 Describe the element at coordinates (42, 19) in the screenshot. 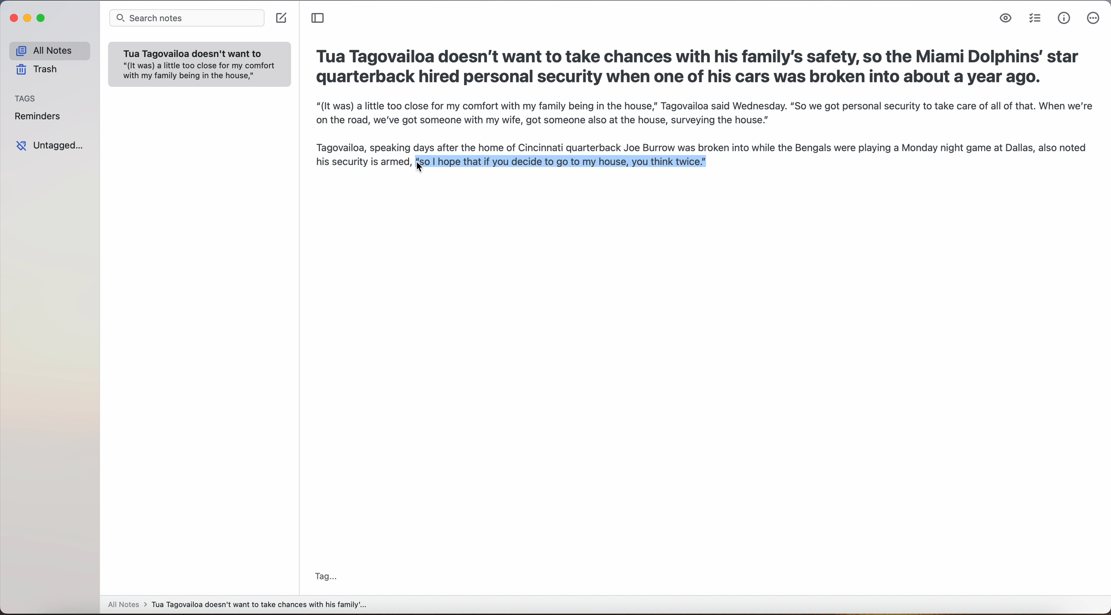

I see `maximize` at that location.